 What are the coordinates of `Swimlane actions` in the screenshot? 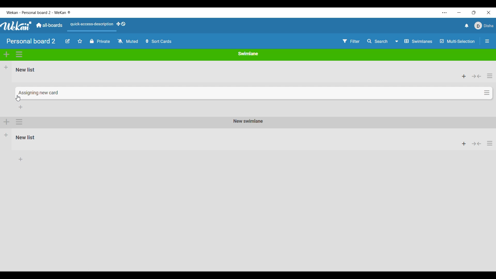 It's located at (19, 55).